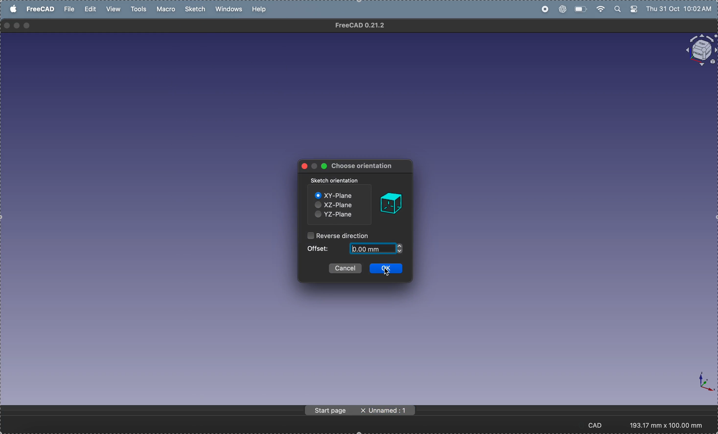 The image size is (718, 434). I want to click on apple menu, so click(14, 9).